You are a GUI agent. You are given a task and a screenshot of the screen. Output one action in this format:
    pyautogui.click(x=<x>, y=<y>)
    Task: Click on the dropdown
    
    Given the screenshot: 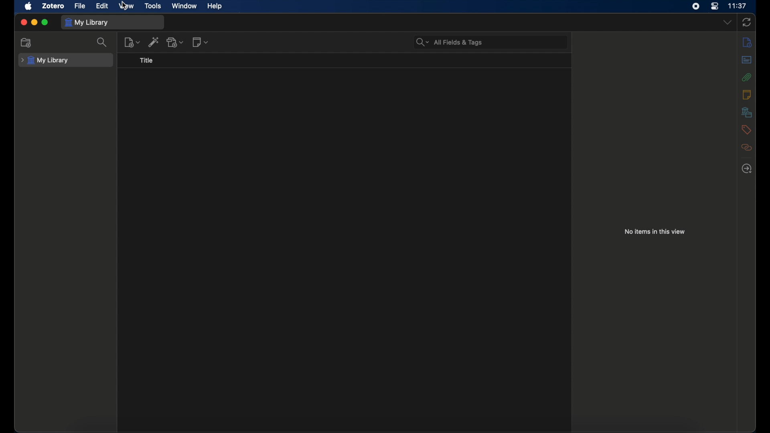 What is the action you would take?
    pyautogui.click(x=727, y=22)
    